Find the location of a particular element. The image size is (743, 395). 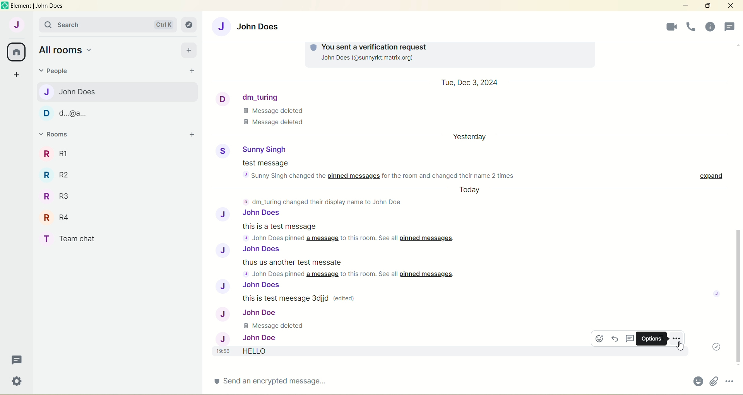

logo is located at coordinates (5, 6).